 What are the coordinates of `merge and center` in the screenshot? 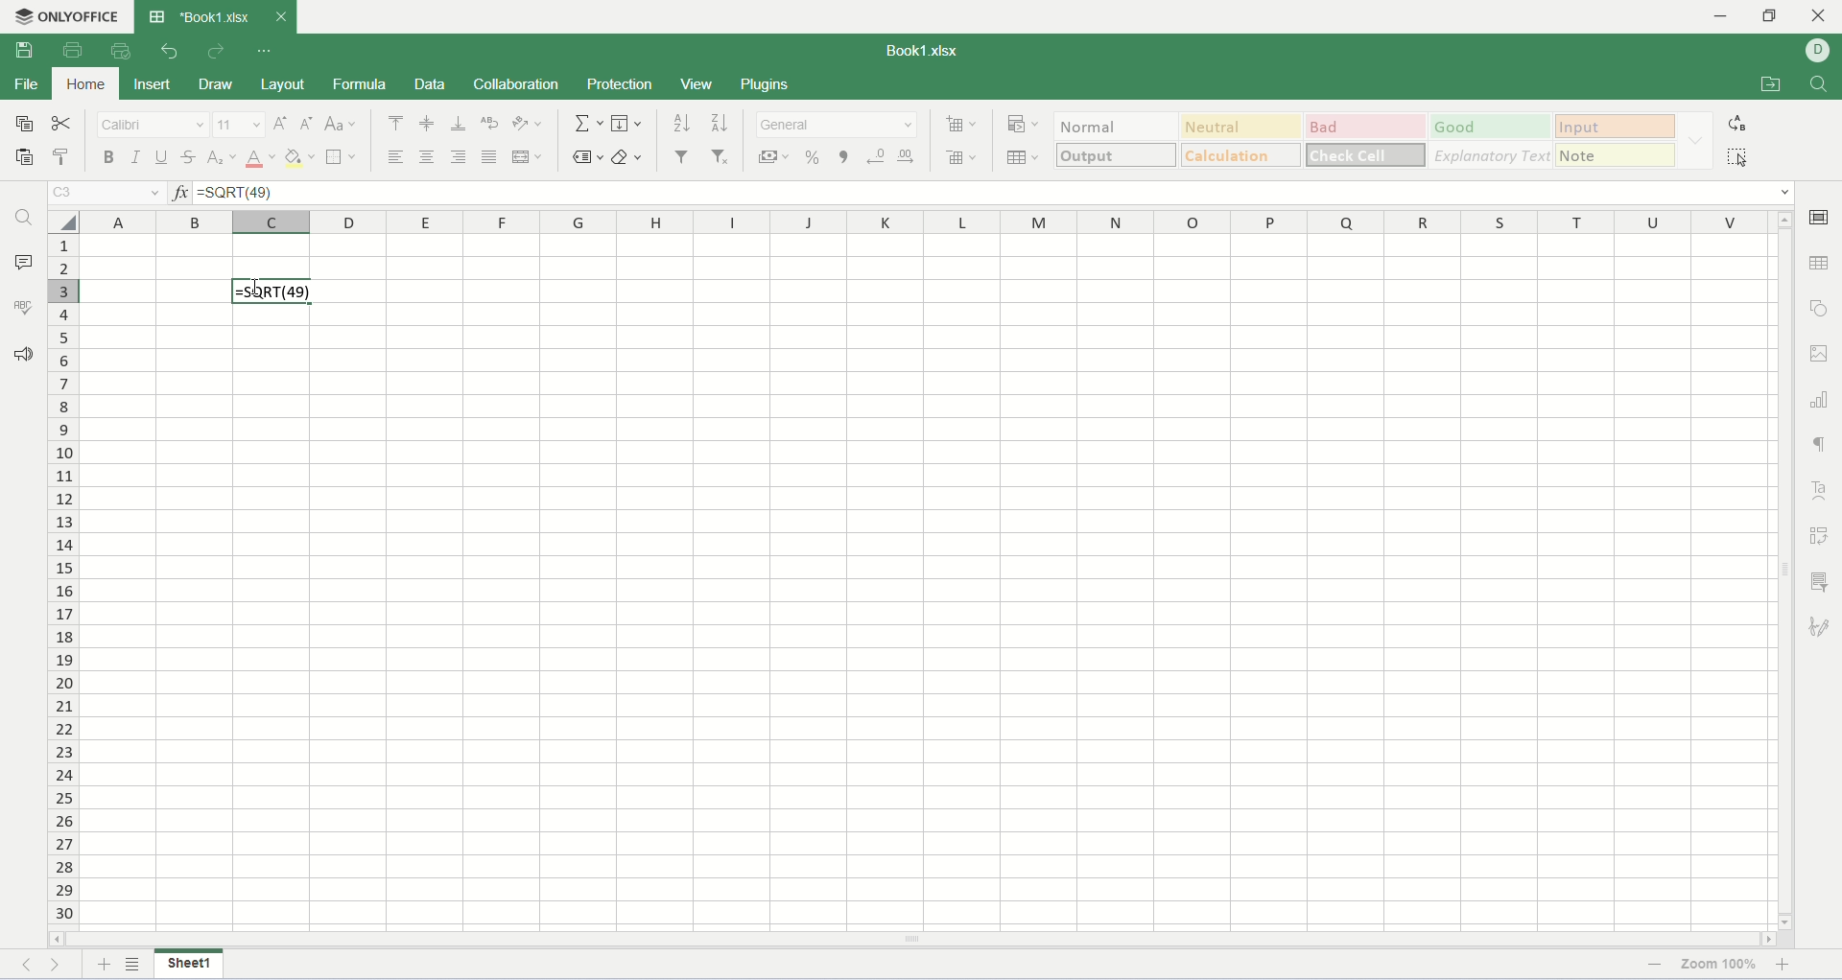 It's located at (528, 156).